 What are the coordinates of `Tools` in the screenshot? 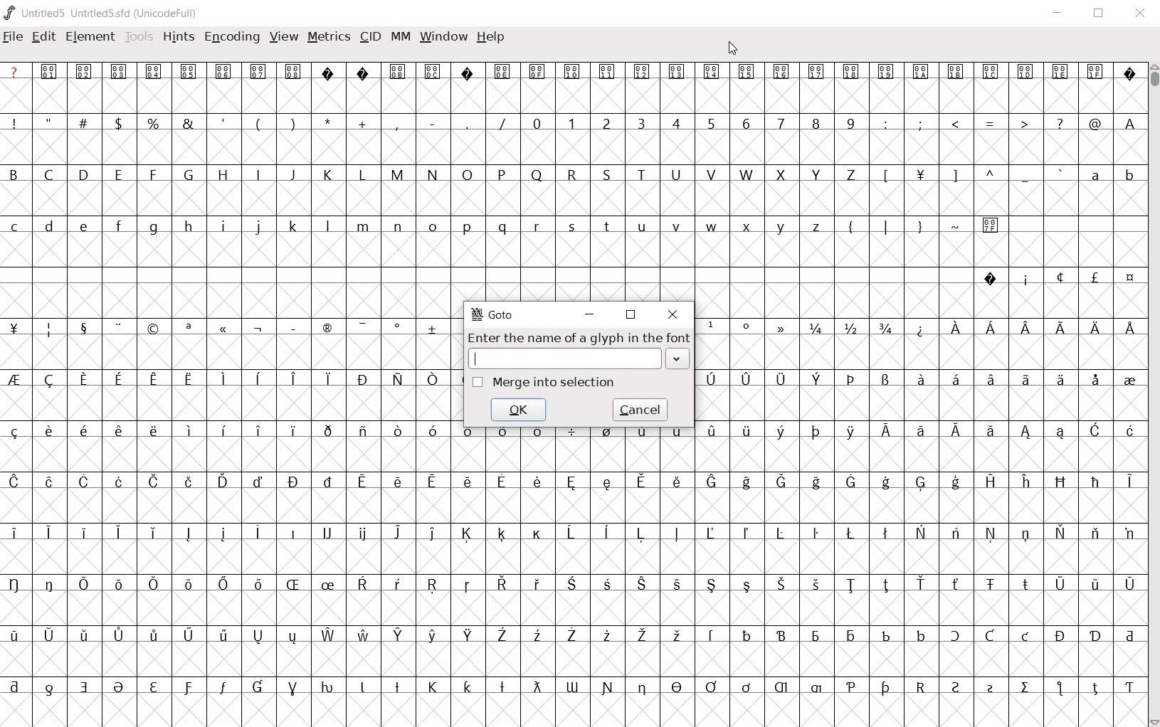 It's located at (139, 38).